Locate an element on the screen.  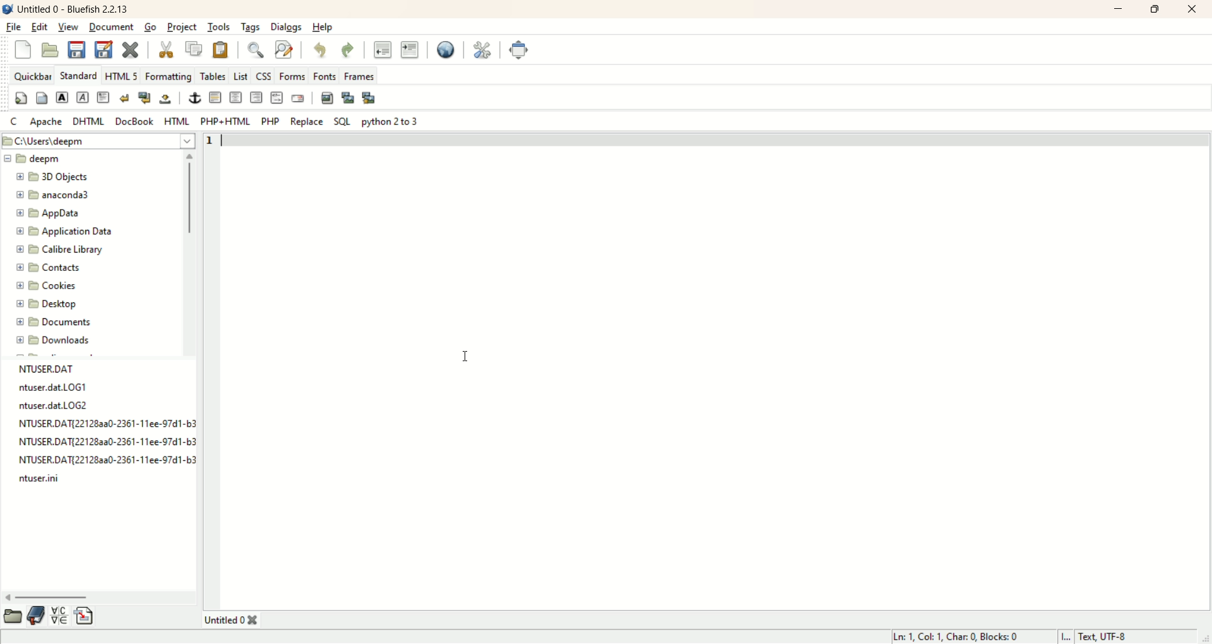
calibre library is located at coordinates (61, 249).